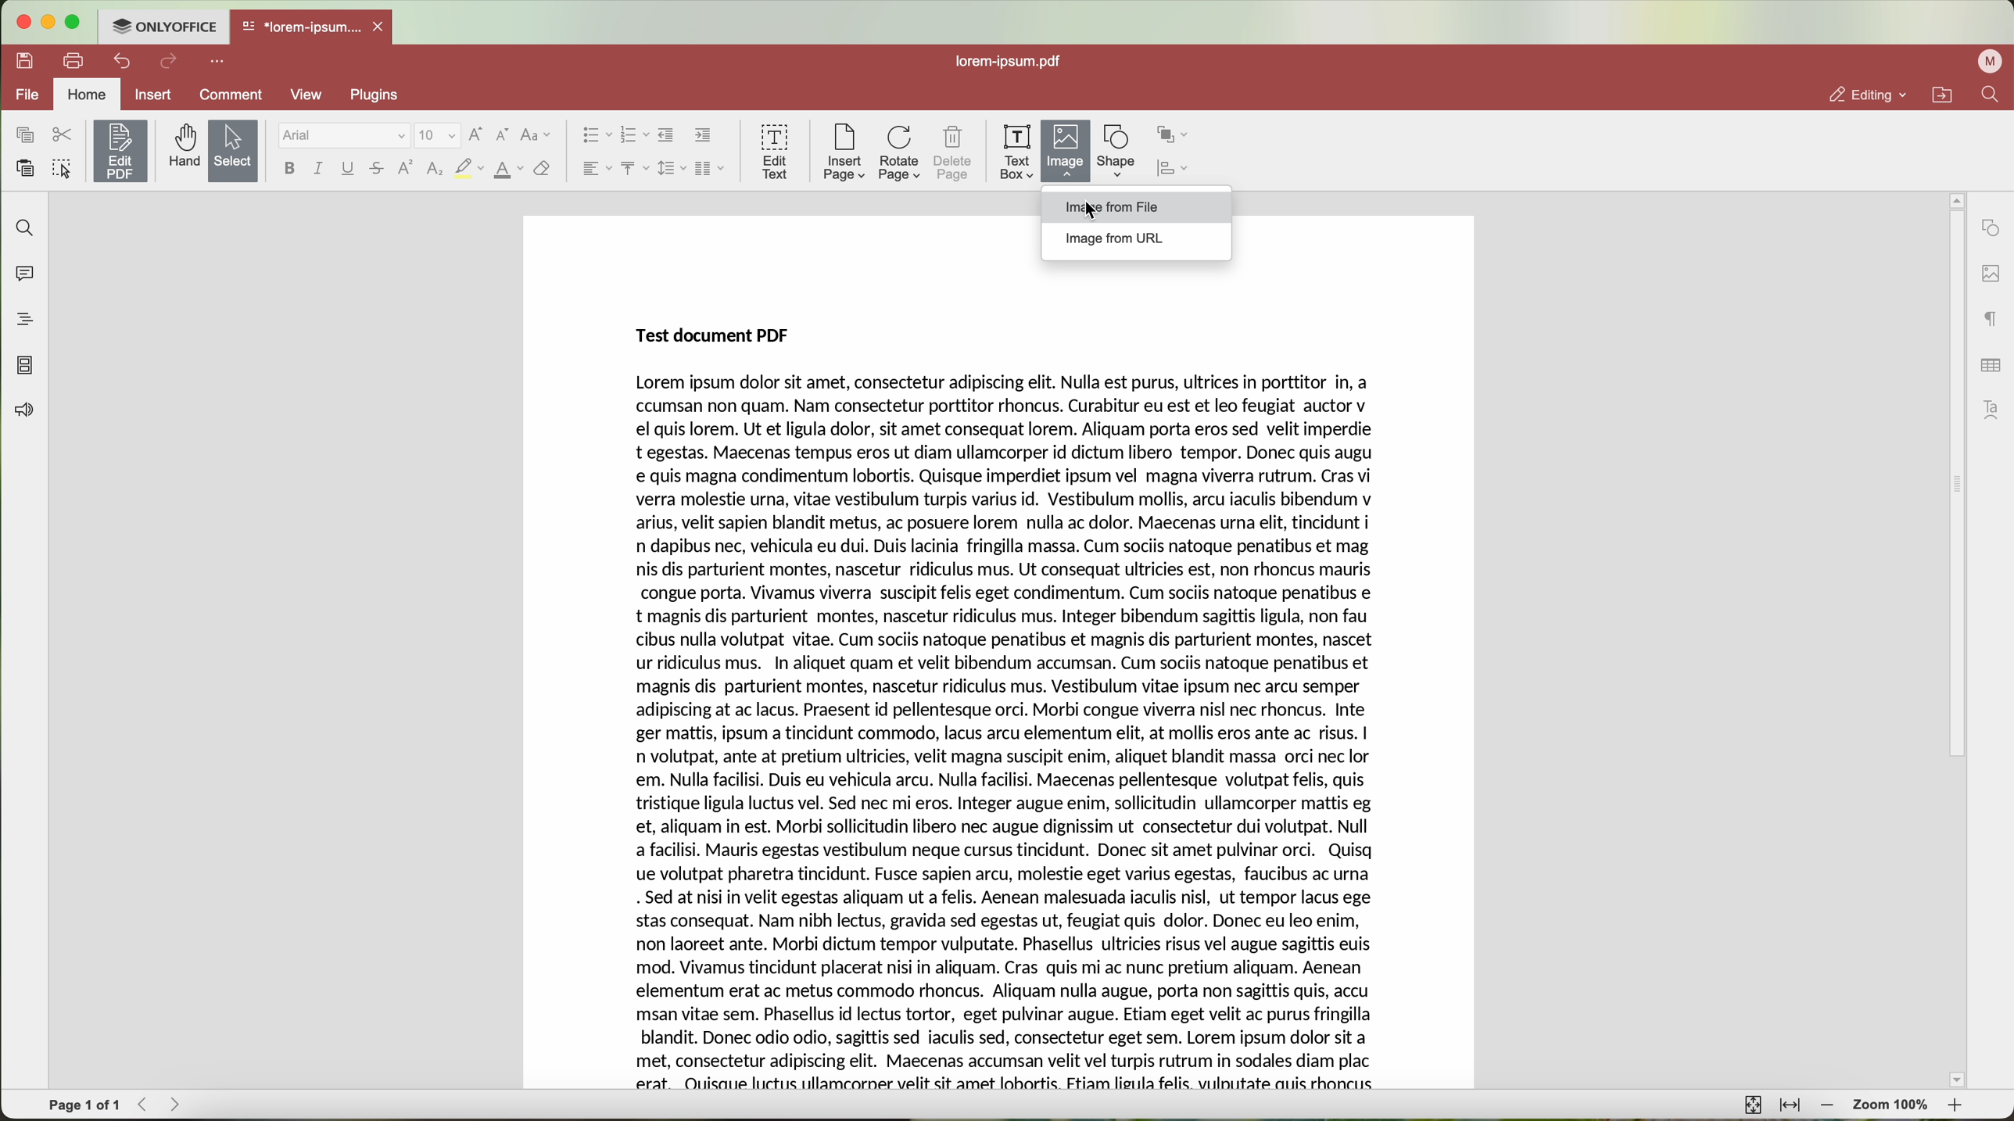 The image size is (2014, 1121). Describe the element at coordinates (543, 170) in the screenshot. I see `clear style` at that location.